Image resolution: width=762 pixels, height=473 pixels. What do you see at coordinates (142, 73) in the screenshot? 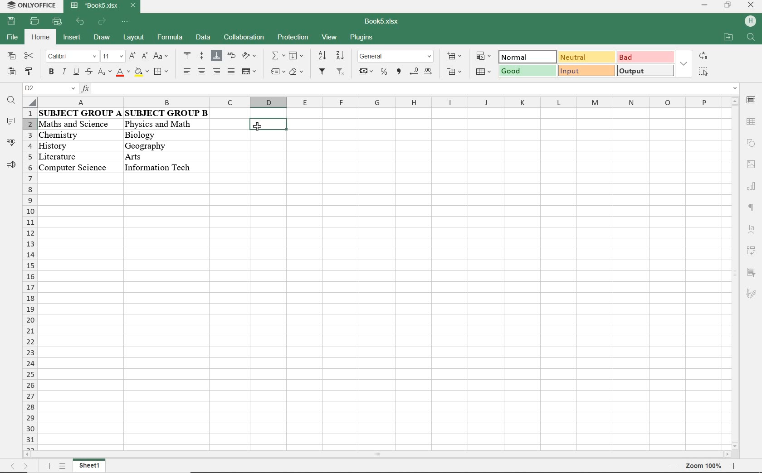
I see `fill color` at bounding box center [142, 73].